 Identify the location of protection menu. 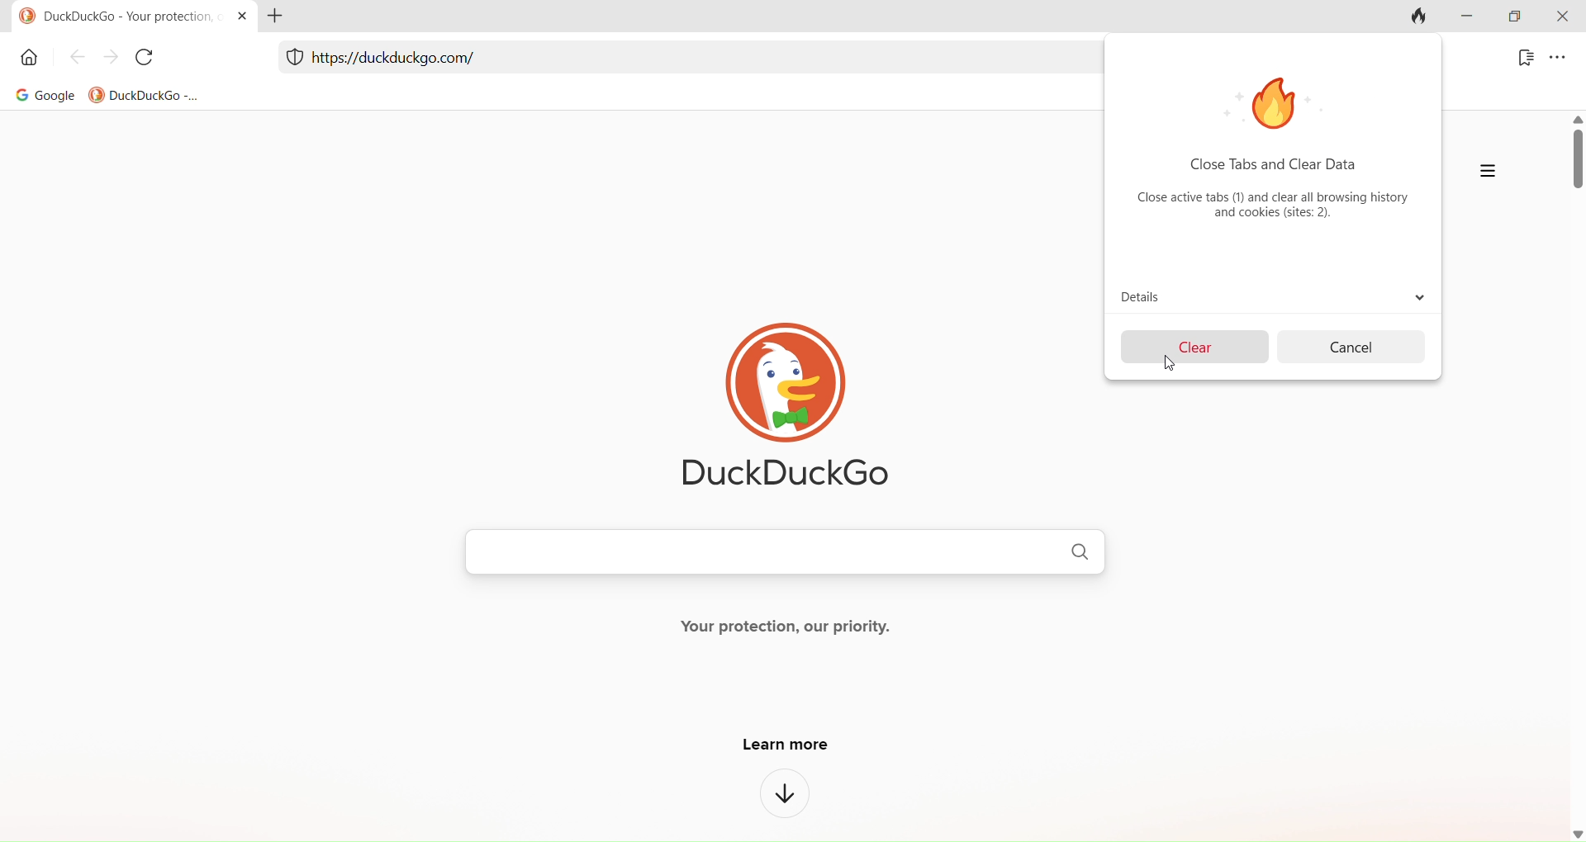
(290, 59).